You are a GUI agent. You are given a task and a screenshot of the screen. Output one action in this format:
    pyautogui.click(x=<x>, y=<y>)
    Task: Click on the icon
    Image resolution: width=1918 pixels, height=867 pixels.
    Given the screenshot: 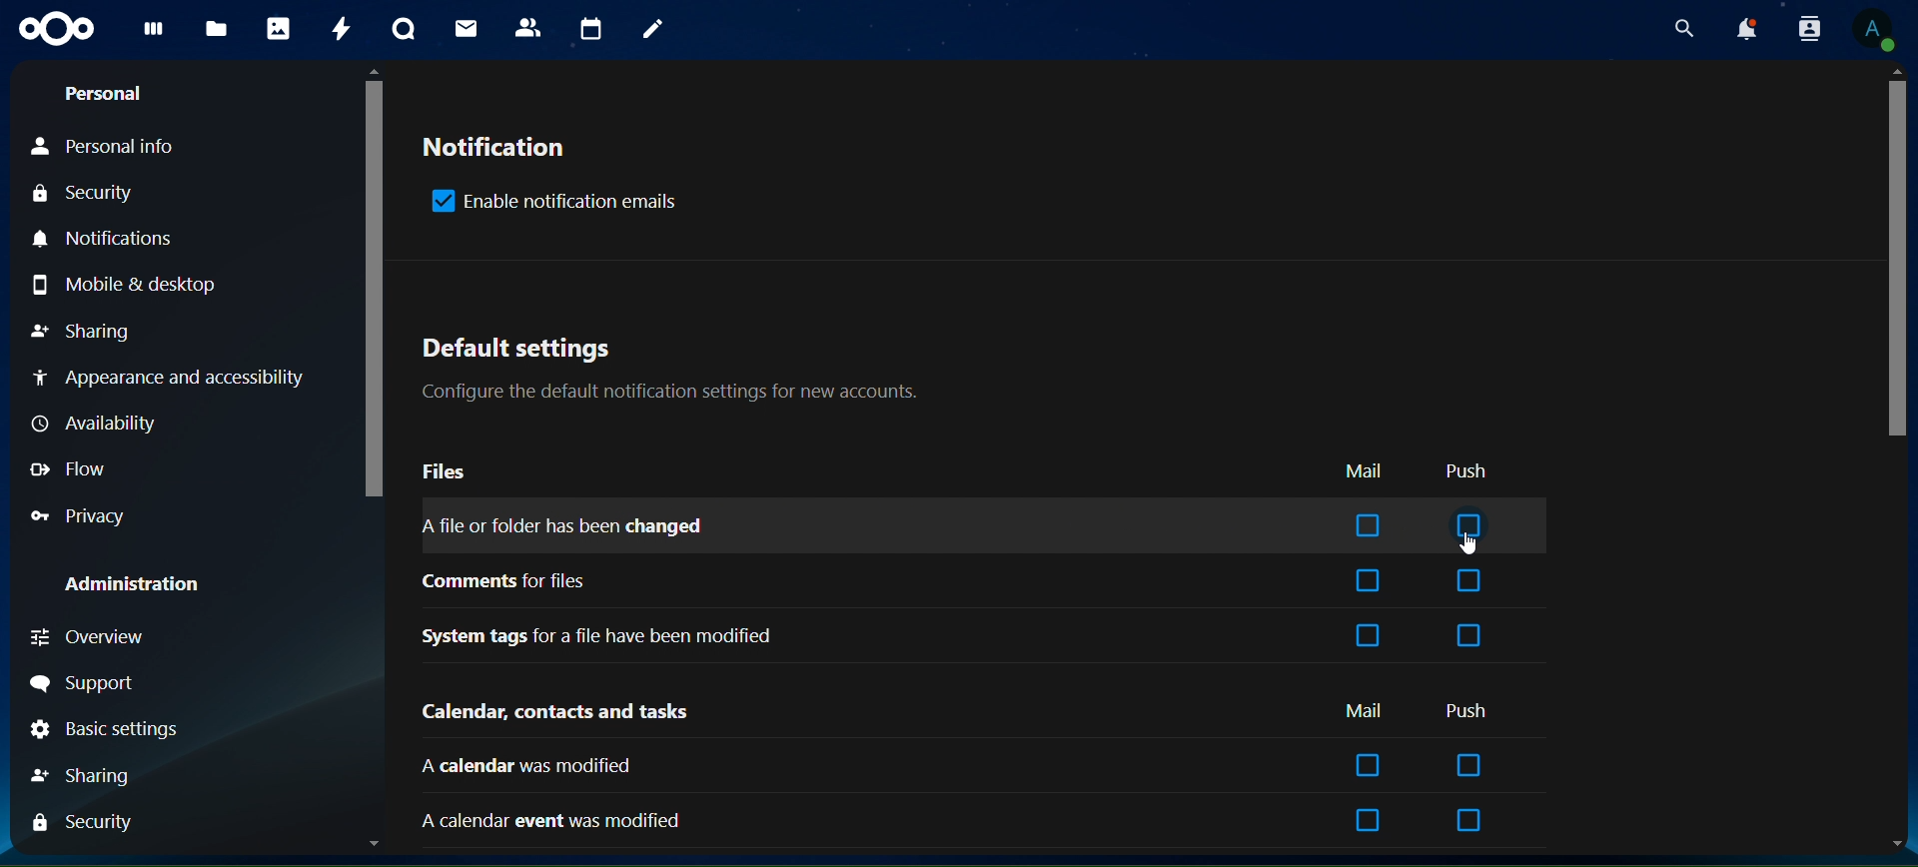 What is the action you would take?
    pyautogui.click(x=56, y=29)
    